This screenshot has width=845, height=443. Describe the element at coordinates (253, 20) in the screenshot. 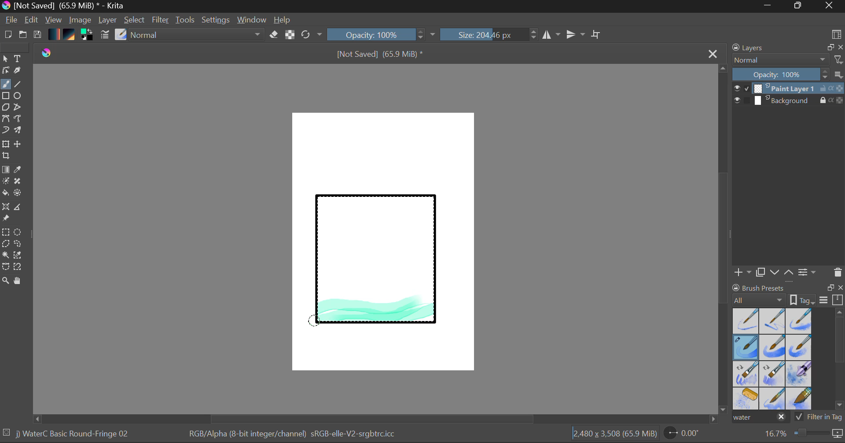

I see `Window` at that location.